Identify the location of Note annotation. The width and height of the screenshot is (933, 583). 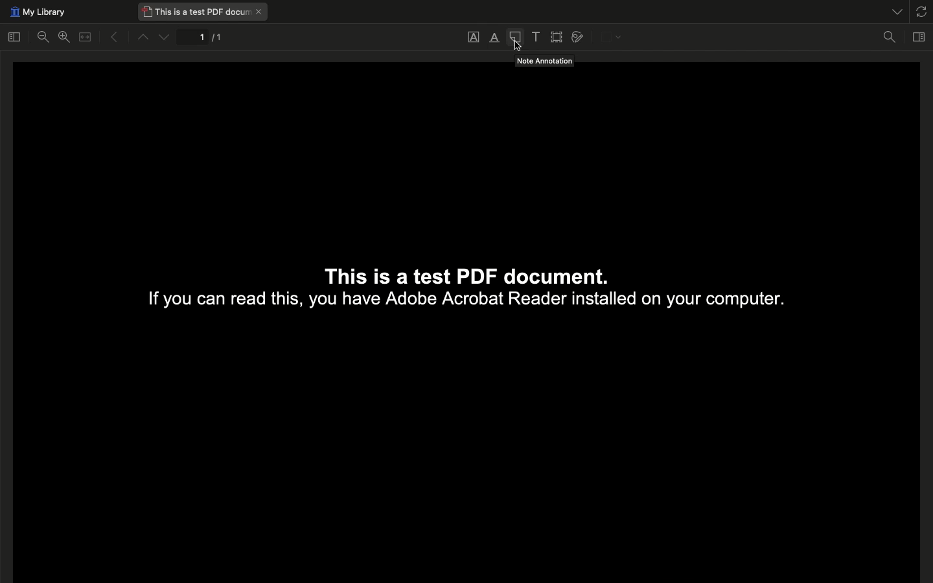
(514, 39).